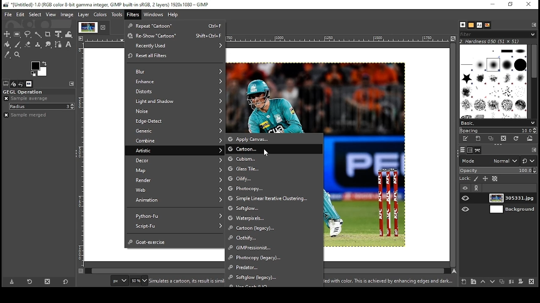  What do you see at coordinates (175, 150) in the screenshot?
I see `artistic` at bounding box center [175, 150].